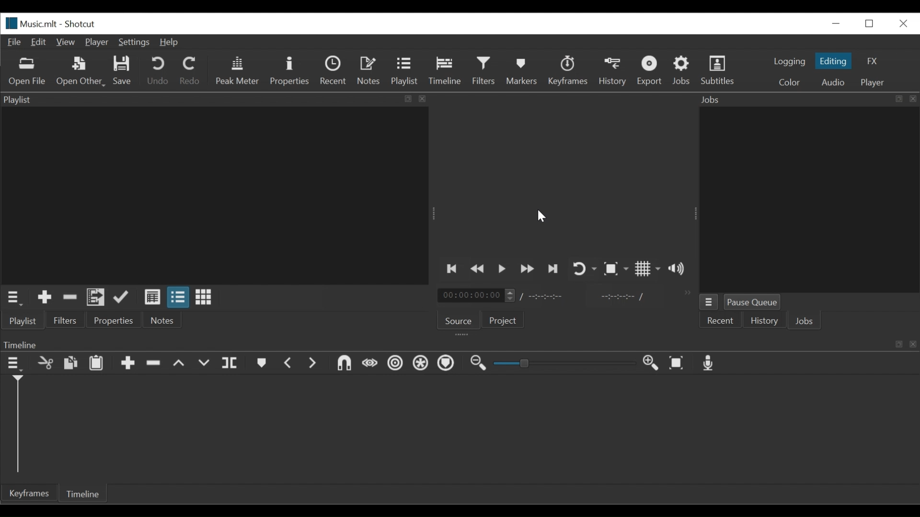 This screenshot has width=920, height=517. What do you see at coordinates (182, 363) in the screenshot?
I see `Lift` at bounding box center [182, 363].